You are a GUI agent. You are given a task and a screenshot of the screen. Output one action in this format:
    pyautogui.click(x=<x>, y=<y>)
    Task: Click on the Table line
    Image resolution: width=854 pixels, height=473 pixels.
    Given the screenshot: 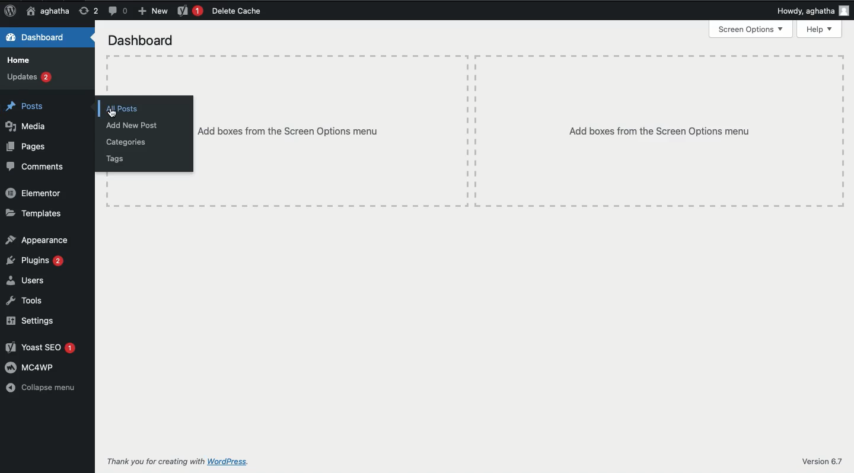 What is the action you would take?
    pyautogui.click(x=476, y=206)
    